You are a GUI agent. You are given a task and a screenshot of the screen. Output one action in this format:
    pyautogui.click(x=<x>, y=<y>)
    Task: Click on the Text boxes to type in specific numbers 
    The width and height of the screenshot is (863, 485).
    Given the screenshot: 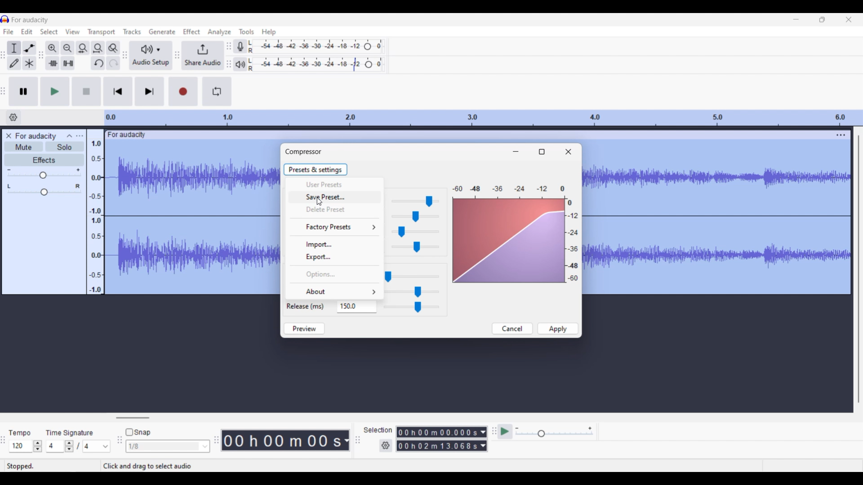 What is the action you would take?
    pyautogui.click(x=362, y=307)
    